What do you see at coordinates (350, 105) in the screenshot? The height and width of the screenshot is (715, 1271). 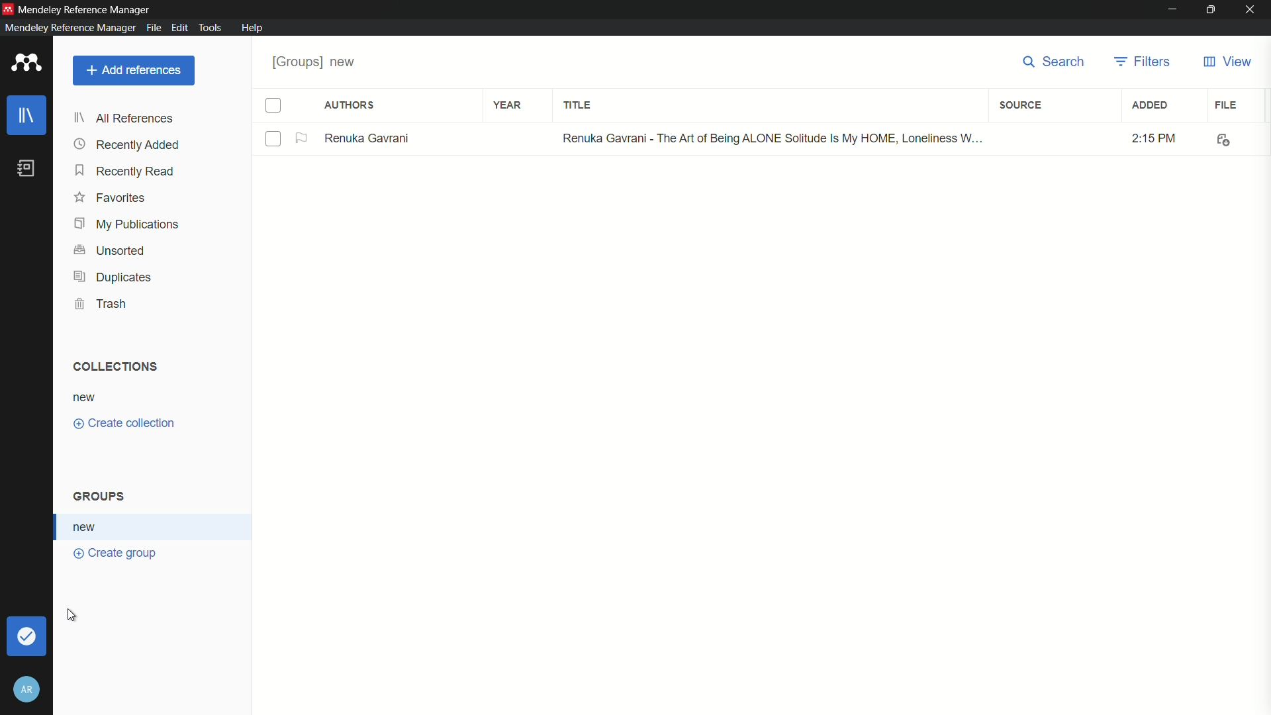 I see `authors` at bounding box center [350, 105].